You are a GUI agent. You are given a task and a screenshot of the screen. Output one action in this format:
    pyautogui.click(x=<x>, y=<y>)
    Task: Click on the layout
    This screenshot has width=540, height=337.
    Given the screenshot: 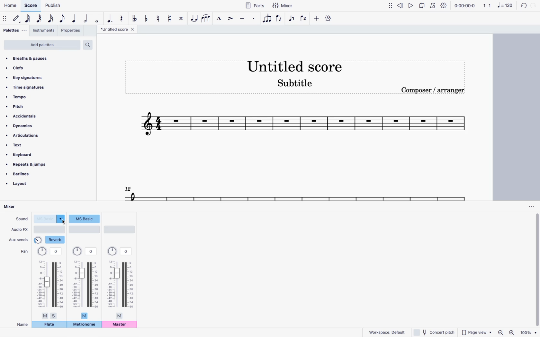 What is the action you would take?
    pyautogui.click(x=24, y=186)
    